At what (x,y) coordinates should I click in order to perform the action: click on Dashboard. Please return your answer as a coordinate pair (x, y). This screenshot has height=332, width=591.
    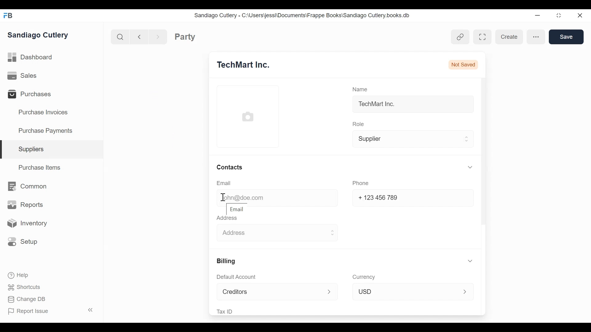
    Looking at the image, I should click on (34, 57).